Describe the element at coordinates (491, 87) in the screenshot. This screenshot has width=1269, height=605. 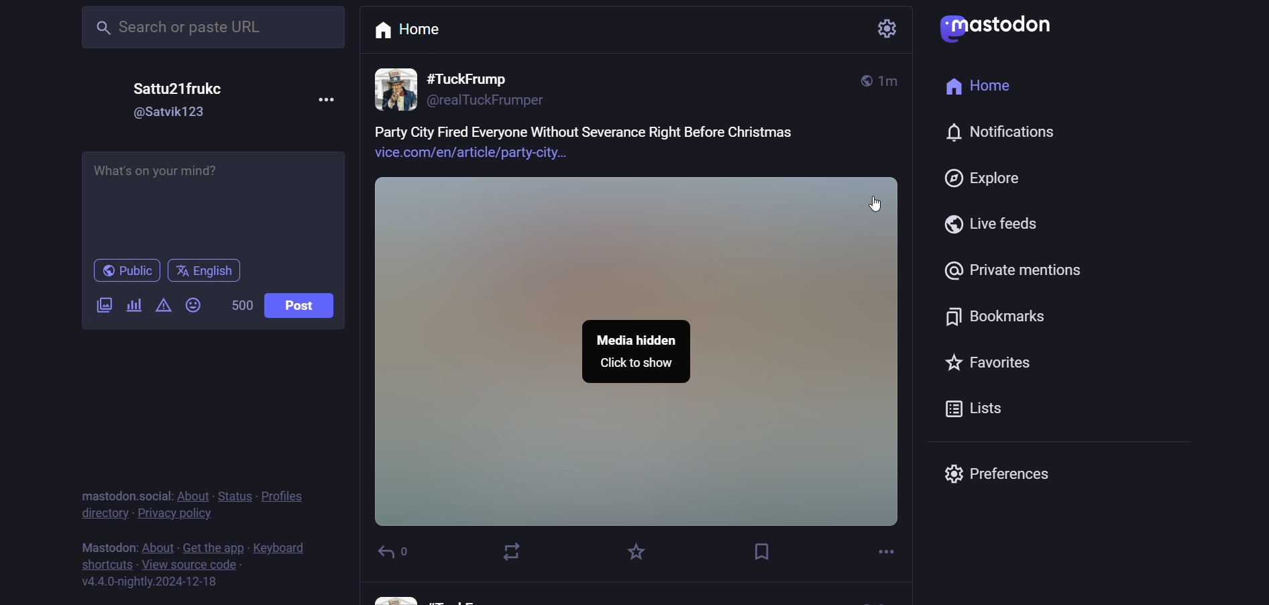
I see `User information` at that location.